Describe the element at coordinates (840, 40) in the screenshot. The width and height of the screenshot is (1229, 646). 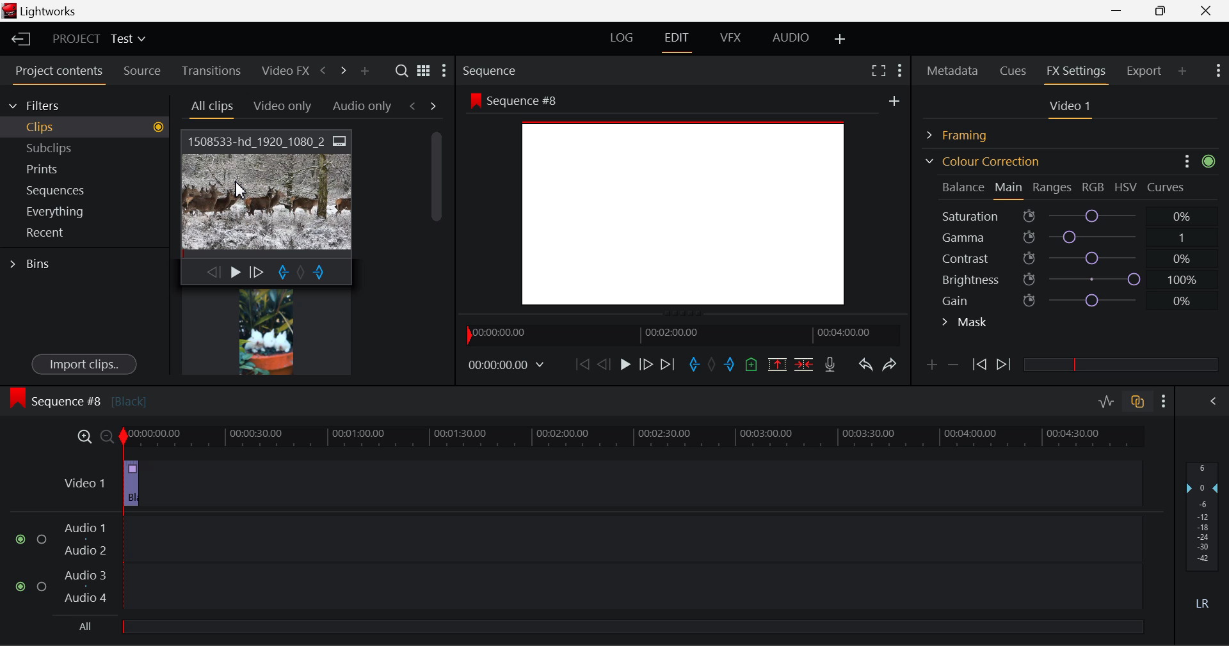
I see `Add Layout` at that location.